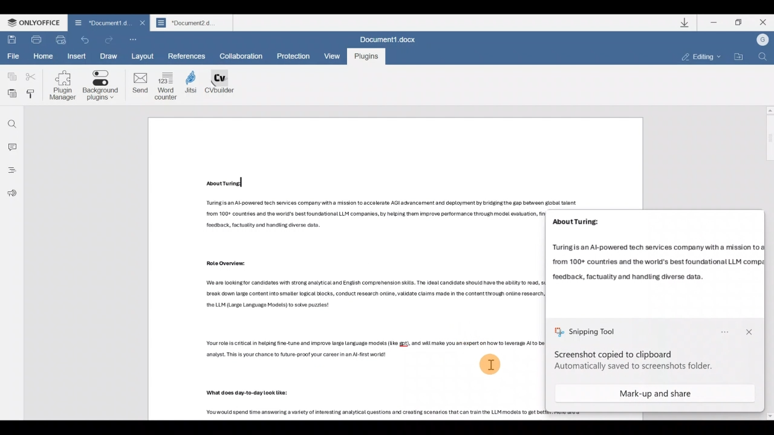 The height and width of the screenshot is (435, 774). I want to click on Draw, so click(108, 54).